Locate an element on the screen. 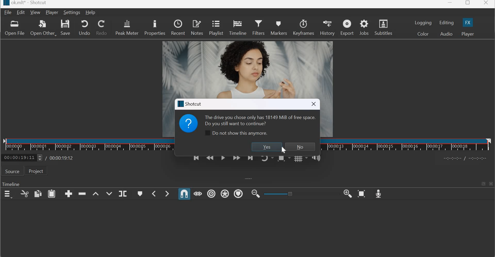 The height and width of the screenshot is (257, 495). Keyframes is located at coordinates (304, 27).